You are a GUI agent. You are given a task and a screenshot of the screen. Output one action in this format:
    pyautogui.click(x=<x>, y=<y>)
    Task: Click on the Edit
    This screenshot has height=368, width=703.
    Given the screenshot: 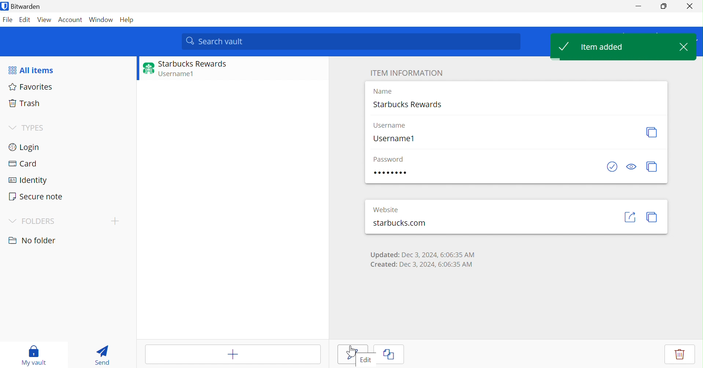 What is the action you would take?
    pyautogui.click(x=26, y=20)
    